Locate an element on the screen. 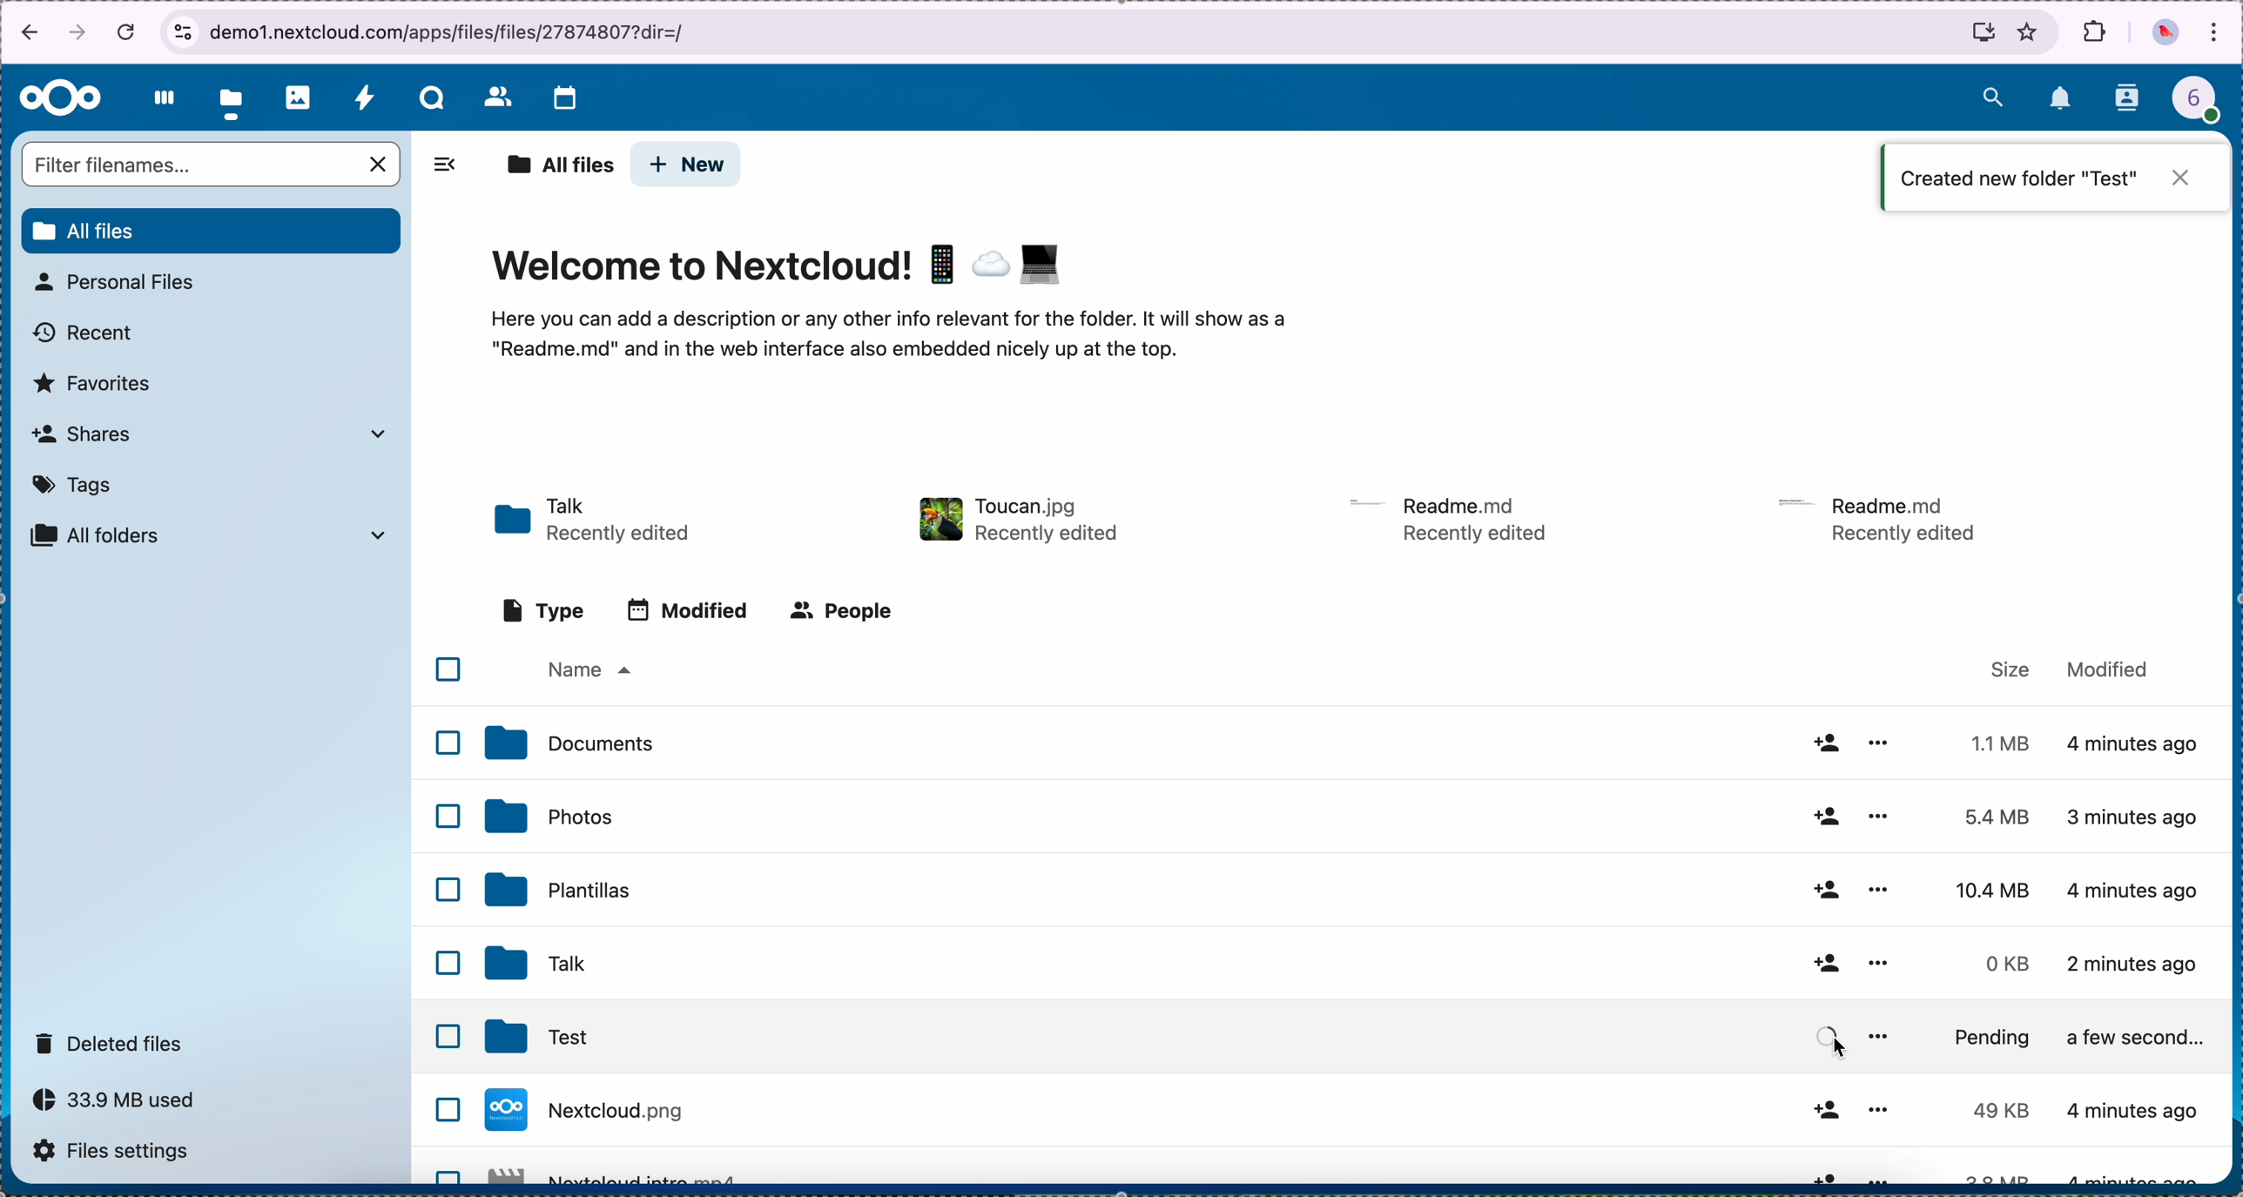 Image resolution: width=2243 pixels, height=1197 pixels. search bar is located at coordinates (213, 166).